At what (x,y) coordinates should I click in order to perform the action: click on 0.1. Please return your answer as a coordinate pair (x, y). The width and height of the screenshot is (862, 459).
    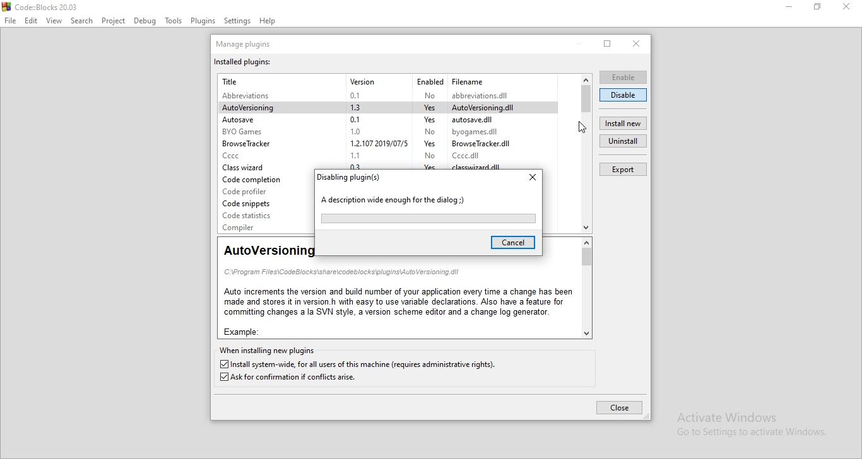
    Looking at the image, I should click on (355, 118).